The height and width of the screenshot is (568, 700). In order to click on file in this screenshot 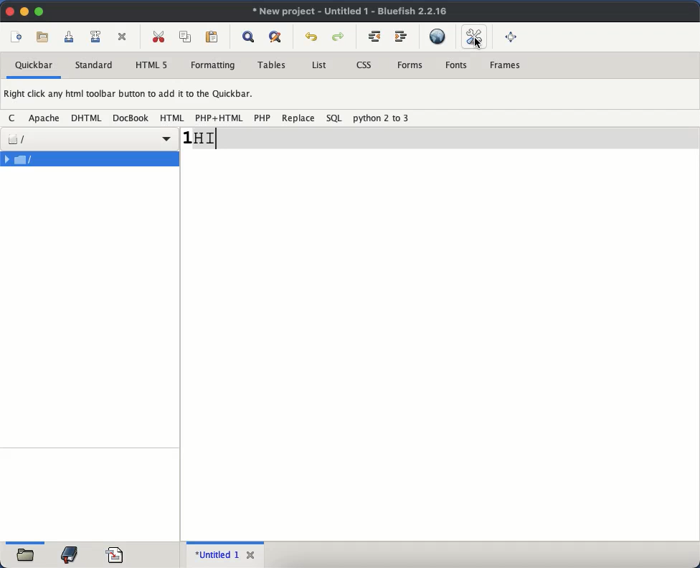, I will do `click(89, 140)`.